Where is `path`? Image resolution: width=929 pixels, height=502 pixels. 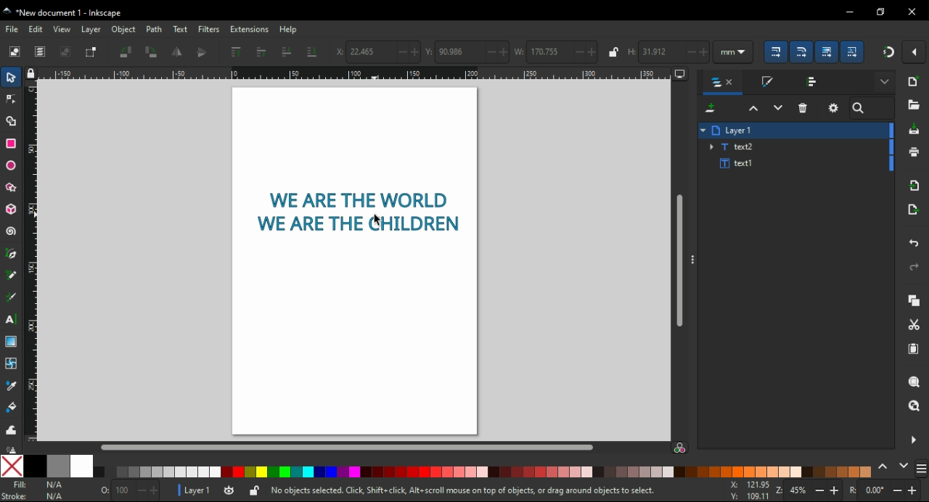 path is located at coordinates (154, 30).